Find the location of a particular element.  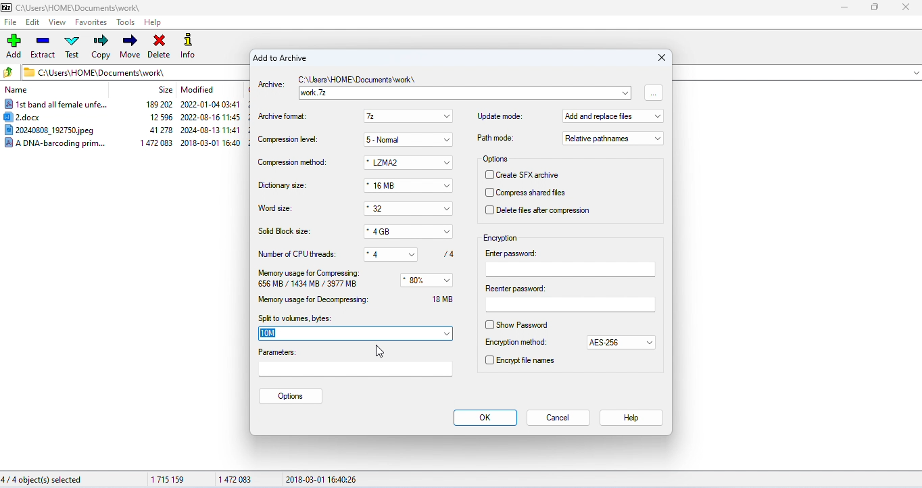

relative parameters is located at coordinates (613, 138).